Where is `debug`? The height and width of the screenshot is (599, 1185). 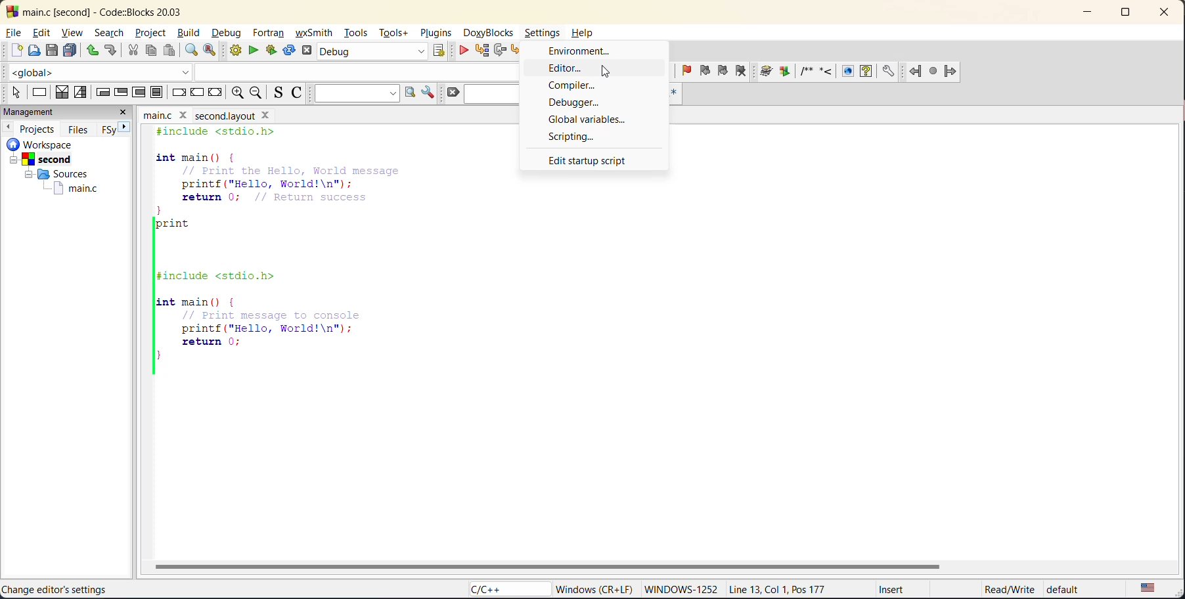 debug is located at coordinates (227, 33).